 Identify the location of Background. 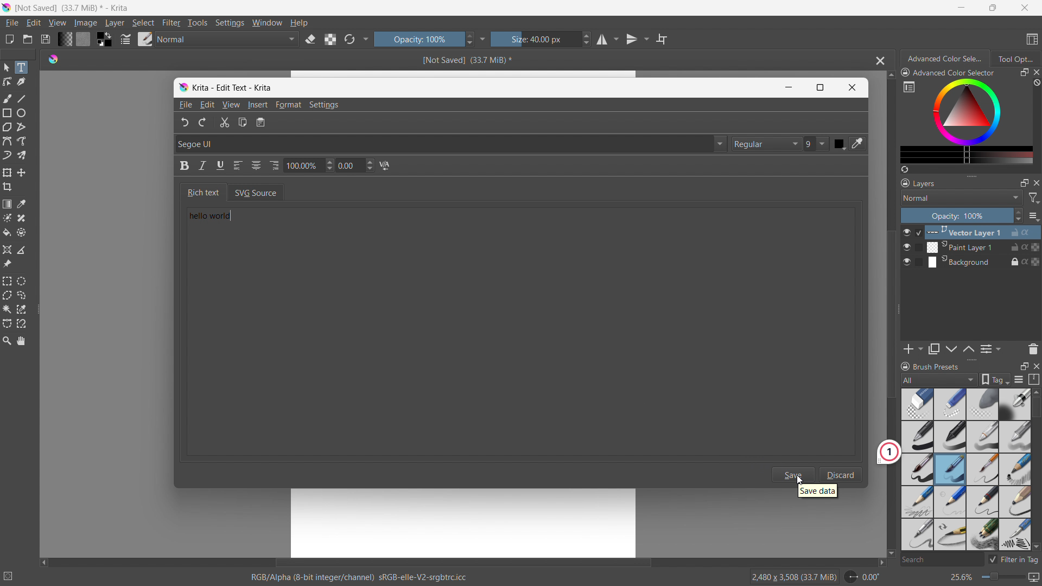
(977, 262).